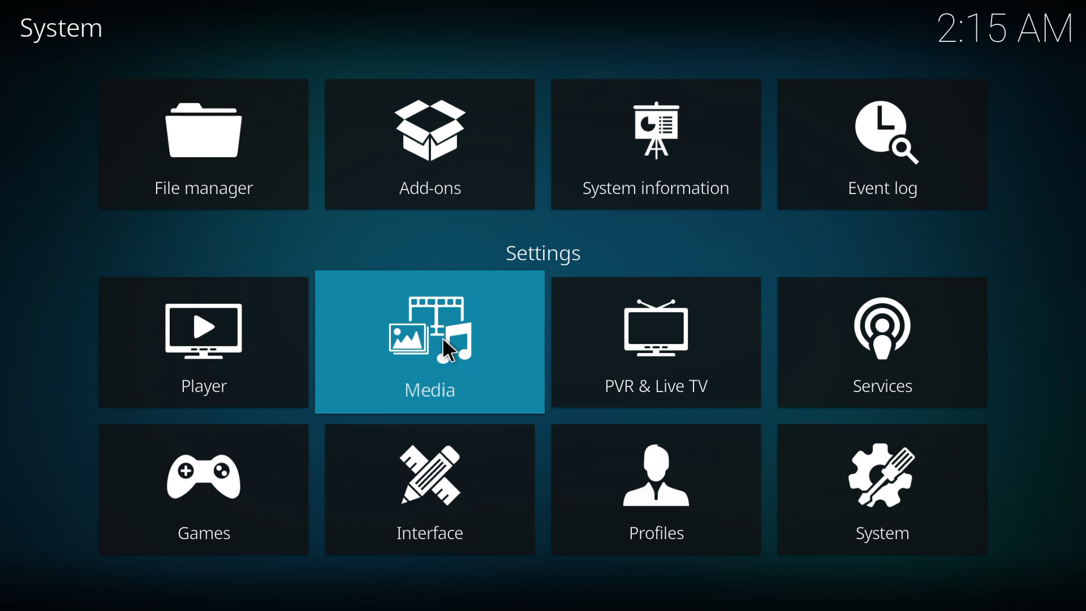  What do you see at coordinates (202, 492) in the screenshot?
I see `games` at bounding box center [202, 492].